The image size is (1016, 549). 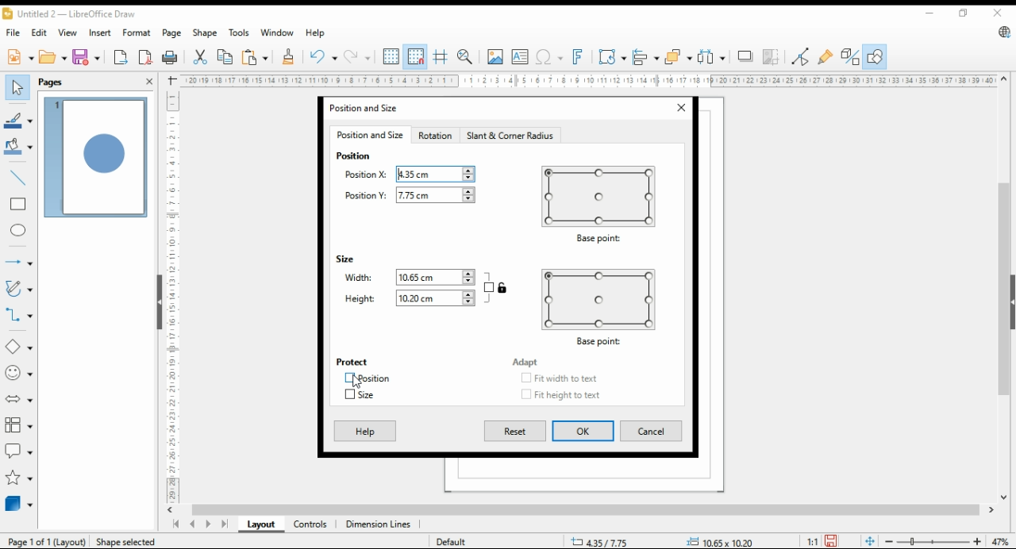 What do you see at coordinates (21, 56) in the screenshot?
I see `new` at bounding box center [21, 56].